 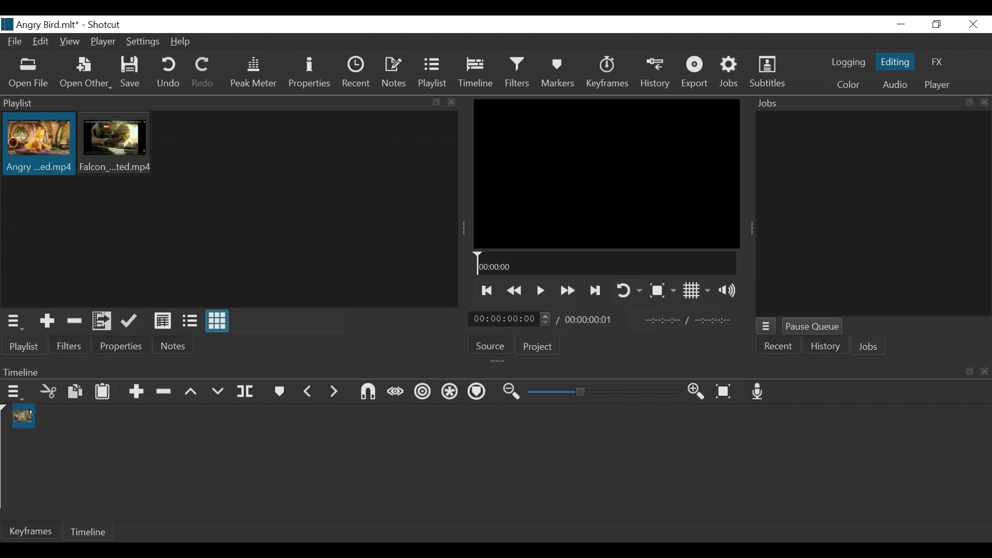 What do you see at coordinates (846, 84) in the screenshot?
I see `Color` at bounding box center [846, 84].